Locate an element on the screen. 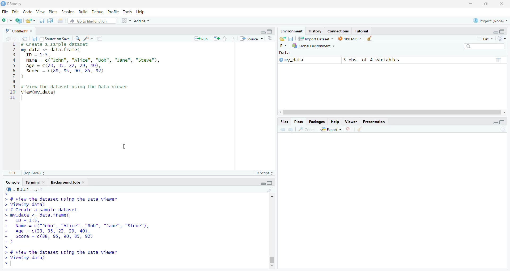 The image size is (510, 271). Pages is located at coordinates (269, 38).